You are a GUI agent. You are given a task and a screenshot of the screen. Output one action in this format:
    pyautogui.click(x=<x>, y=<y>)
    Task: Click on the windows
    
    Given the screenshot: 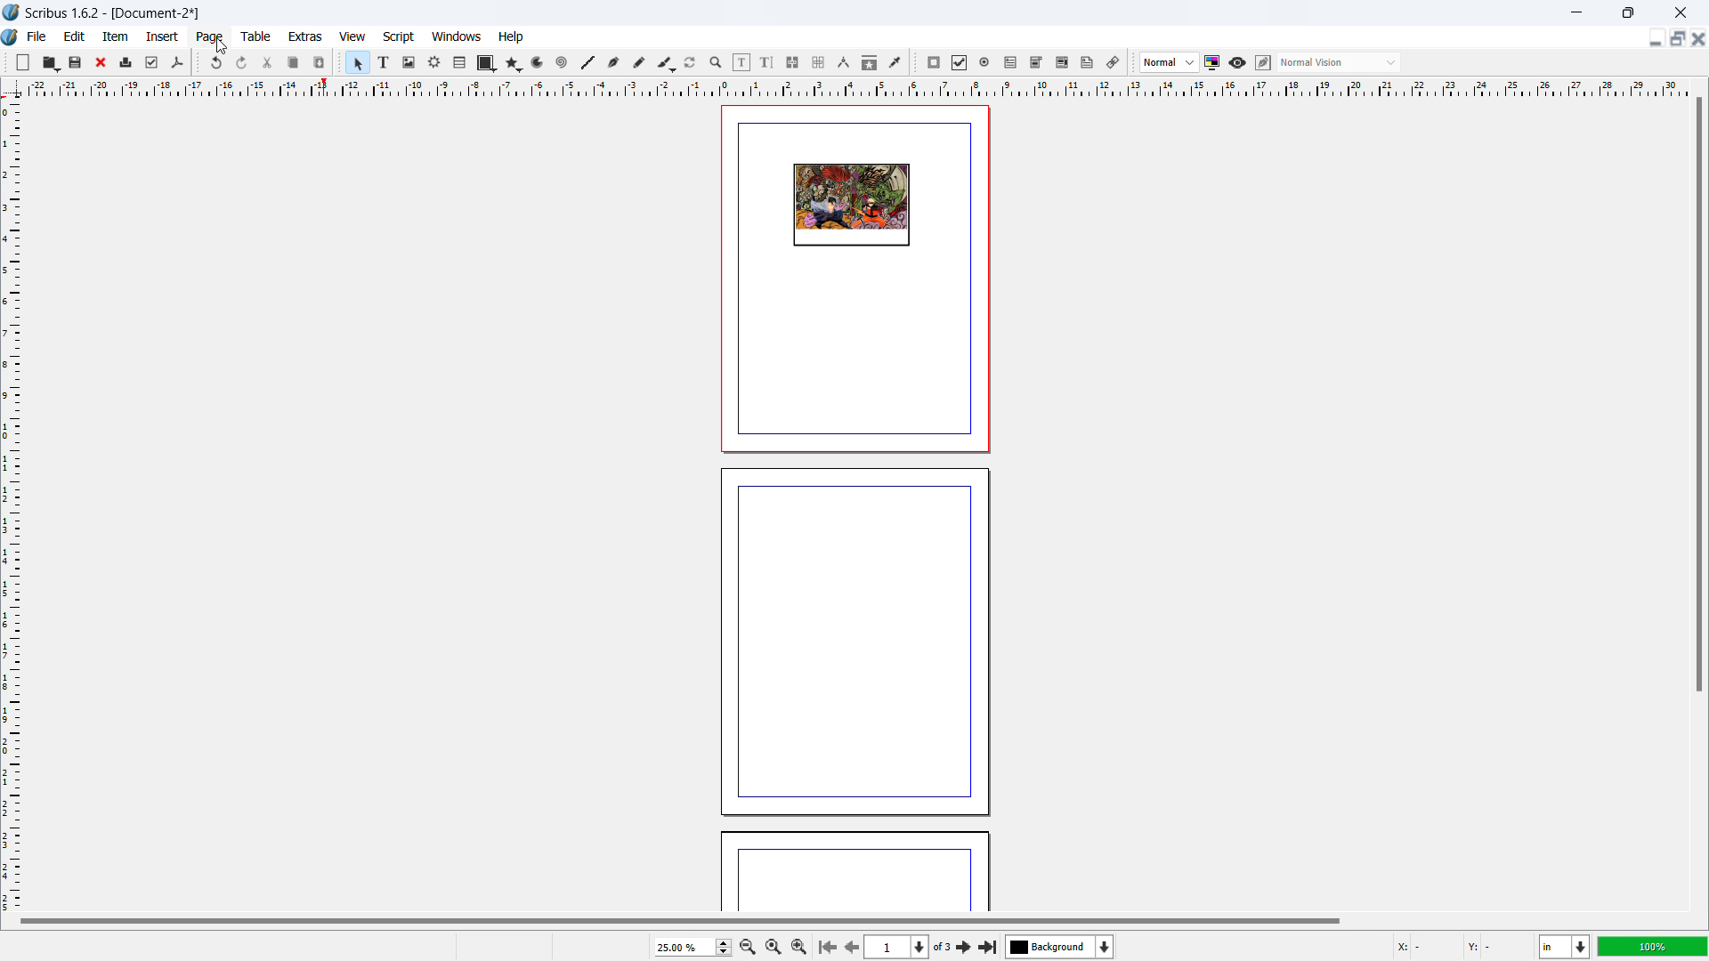 What is the action you would take?
    pyautogui.click(x=458, y=36)
    